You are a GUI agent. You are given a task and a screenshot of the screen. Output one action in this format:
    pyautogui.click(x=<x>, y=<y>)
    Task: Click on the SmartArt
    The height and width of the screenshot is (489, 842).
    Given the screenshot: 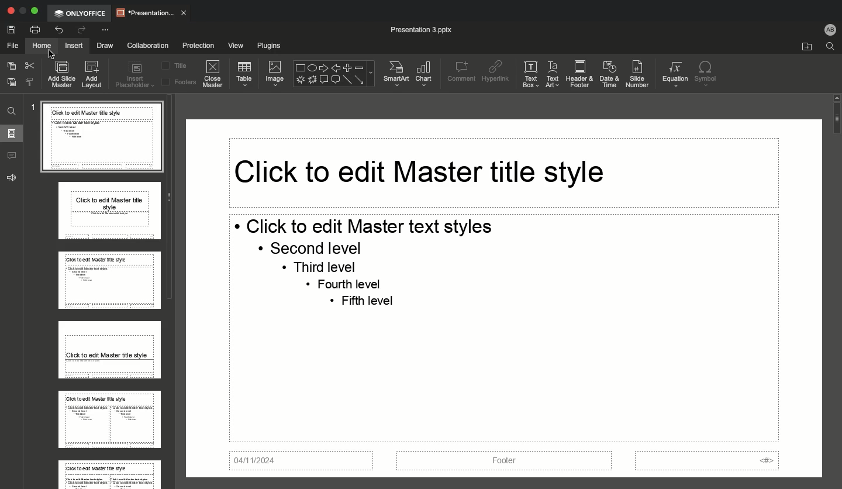 What is the action you would take?
    pyautogui.click(x=396, y=71)
    